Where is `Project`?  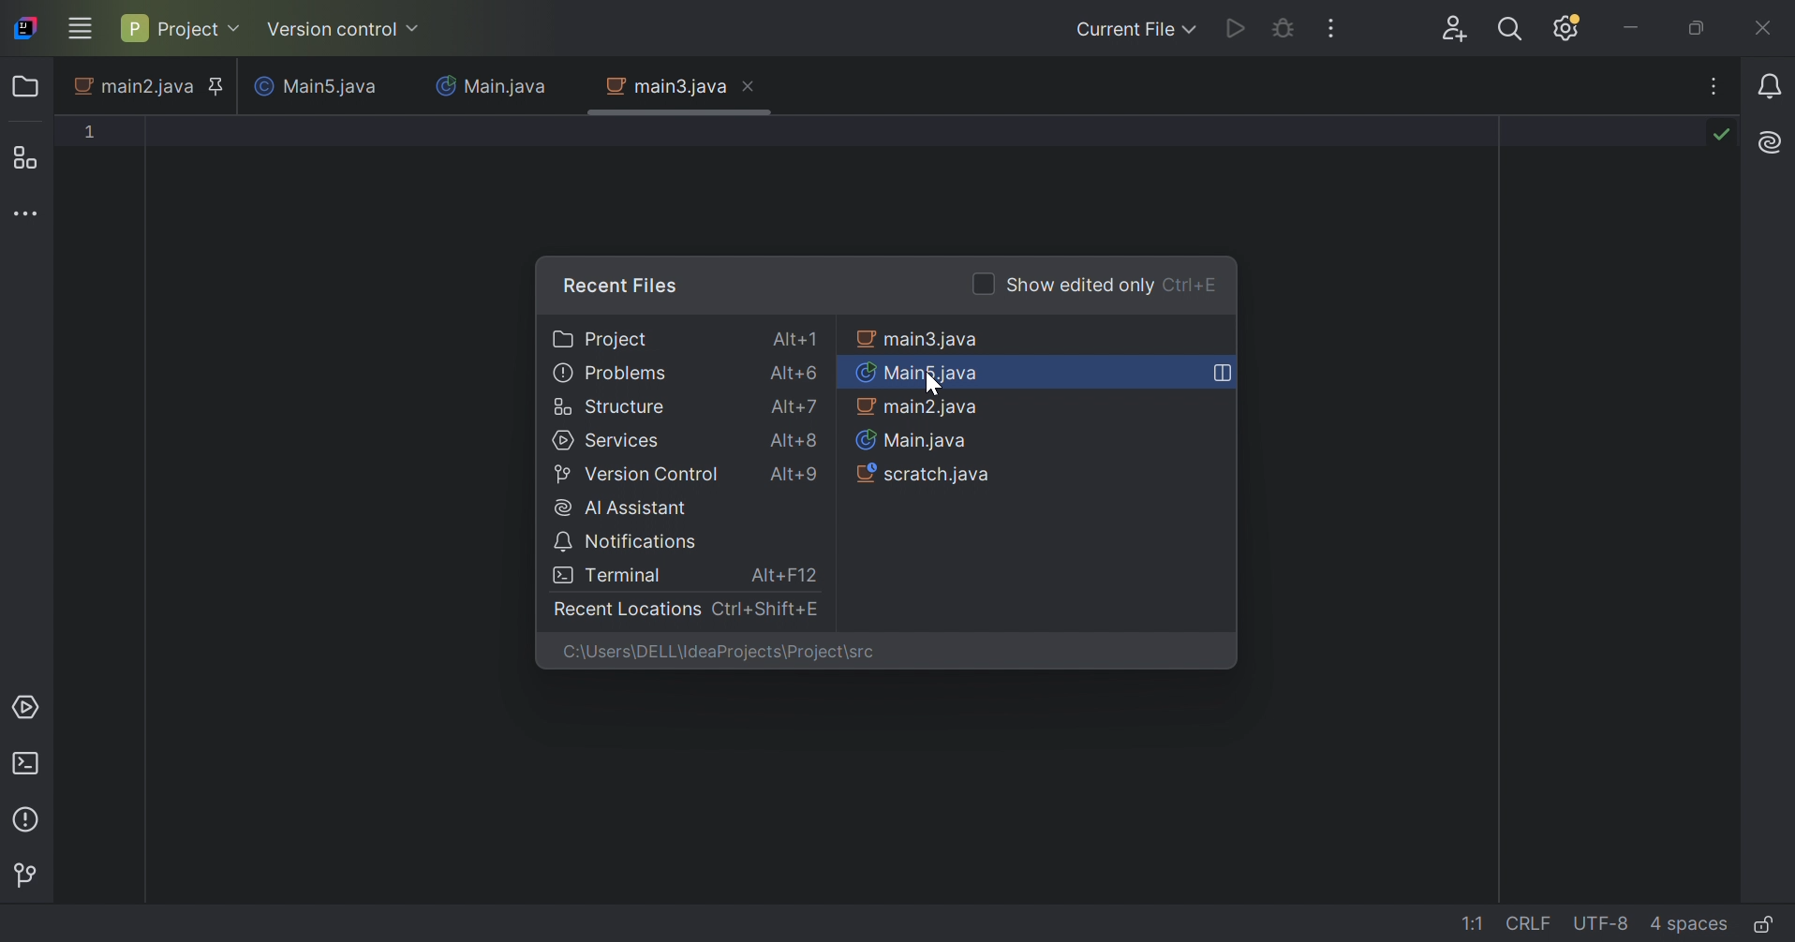
Project is located at coordinates (598, 338).